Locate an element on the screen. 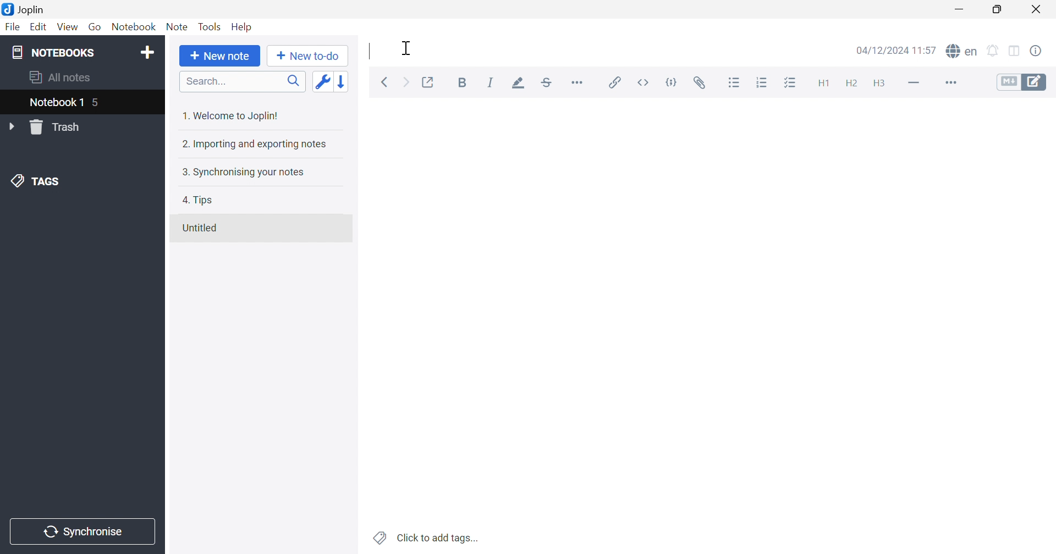  Attach file is located at coordinates (702, 85).